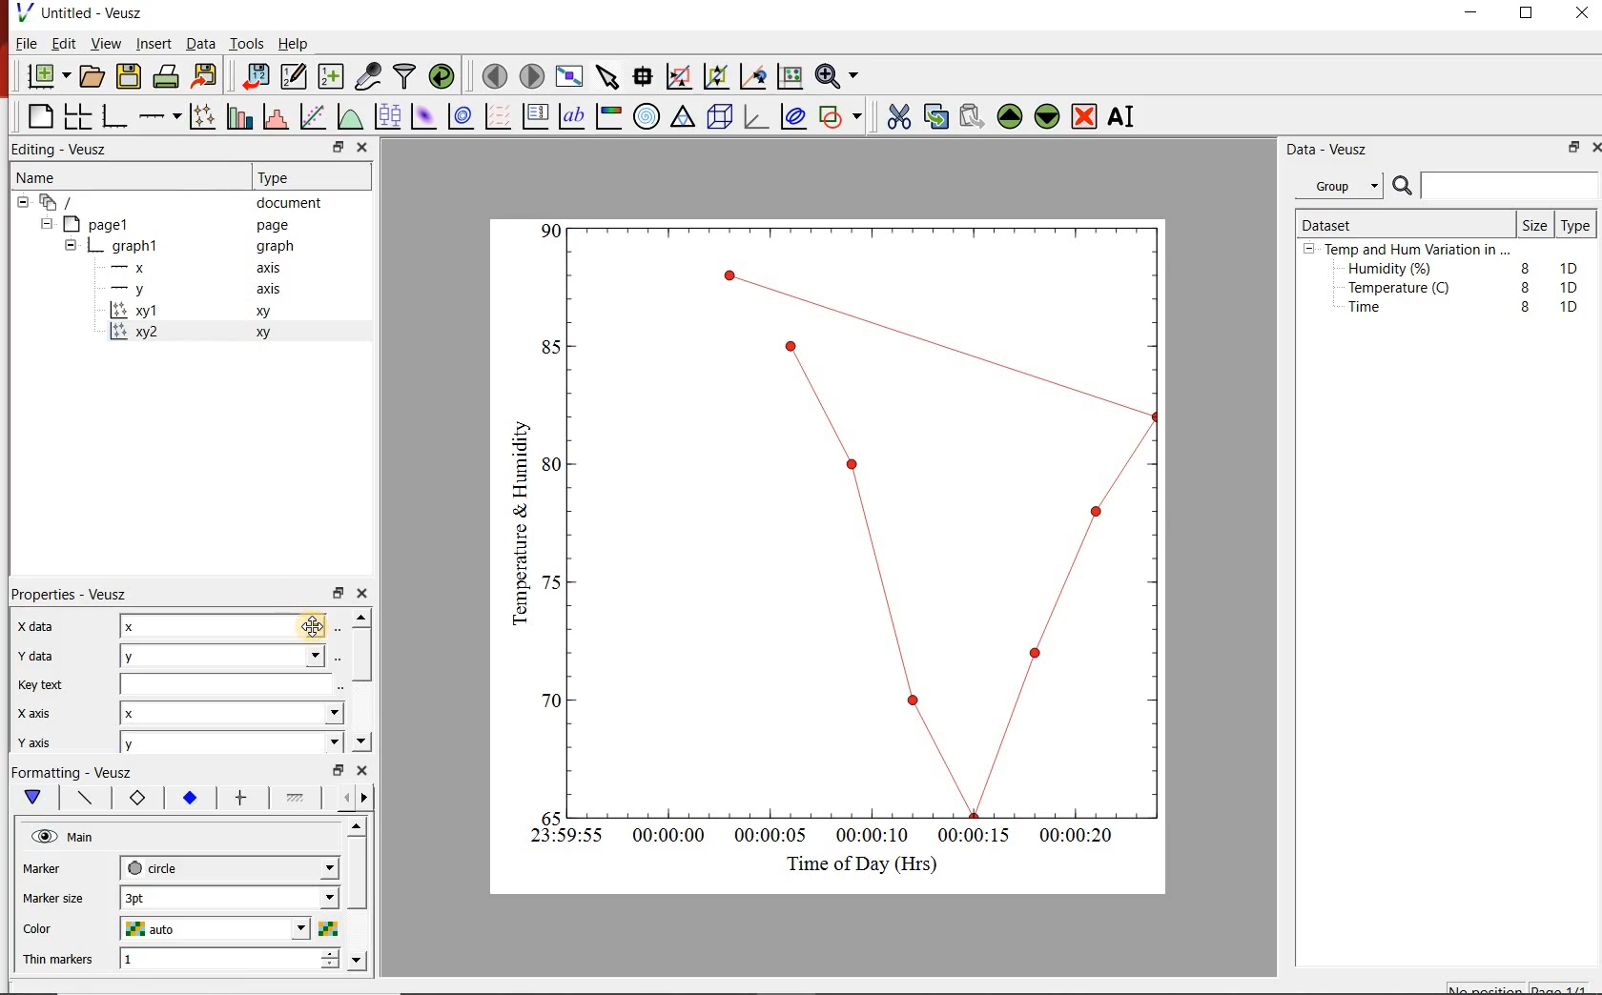  Describe the element at coordinates (202, 114) in the screenshot. I see `Plot points with lines and error bars` at that location.